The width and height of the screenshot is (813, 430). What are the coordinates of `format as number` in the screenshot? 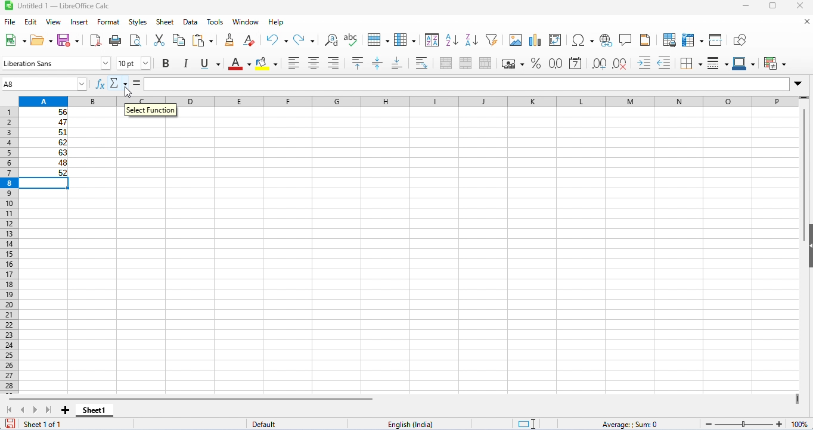 It's located at (554, 63).